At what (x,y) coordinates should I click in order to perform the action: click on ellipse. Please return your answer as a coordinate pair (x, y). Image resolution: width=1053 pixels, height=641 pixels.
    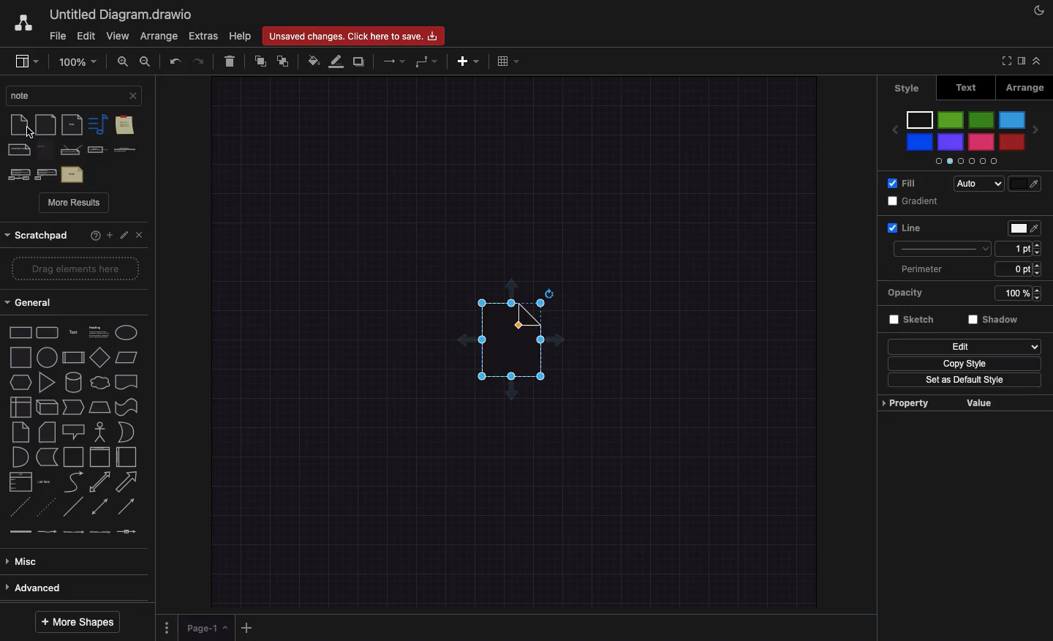
    Looking at the image, I should click on (127, 332).